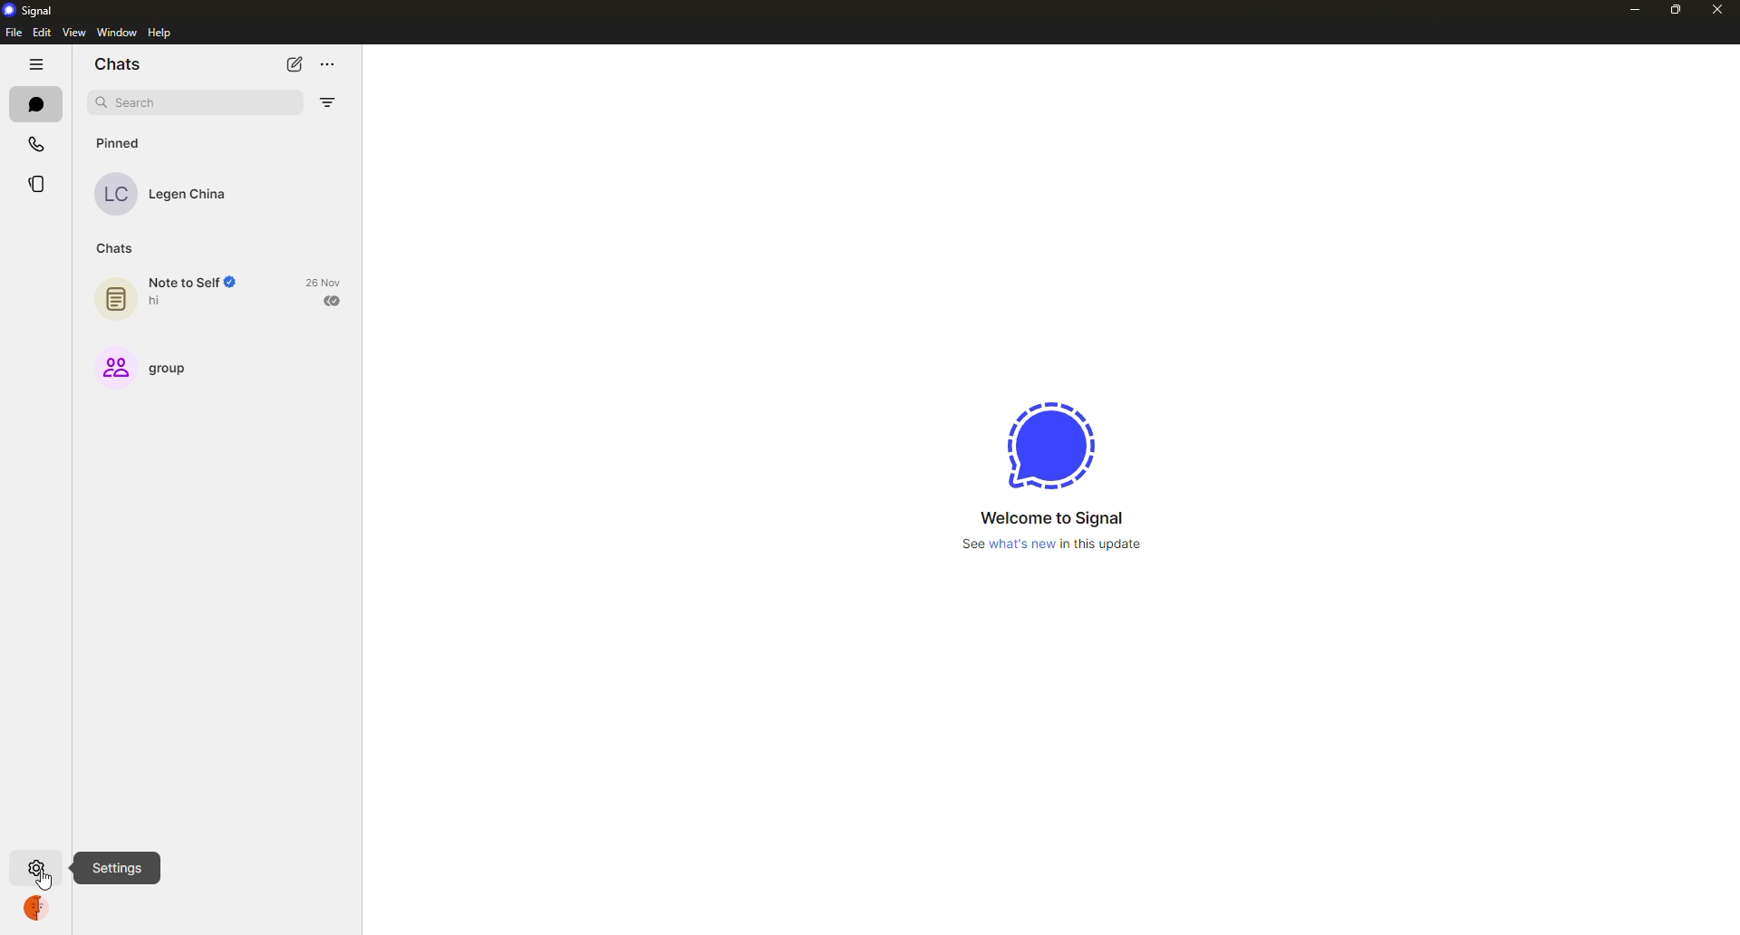 Image resolution: width=1740 pixels, height=935 pixels. Describe the element at coordinates (115, 368) in the screenshot. I see `Group Icon` at that location.